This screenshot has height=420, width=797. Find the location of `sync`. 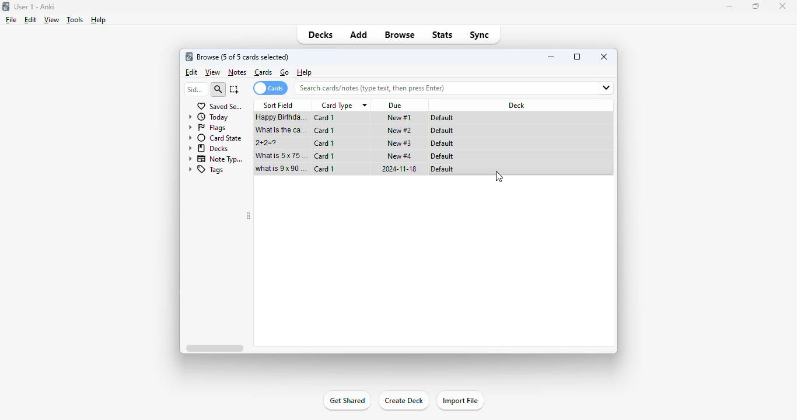

sync is located at coordinates (480, 35).